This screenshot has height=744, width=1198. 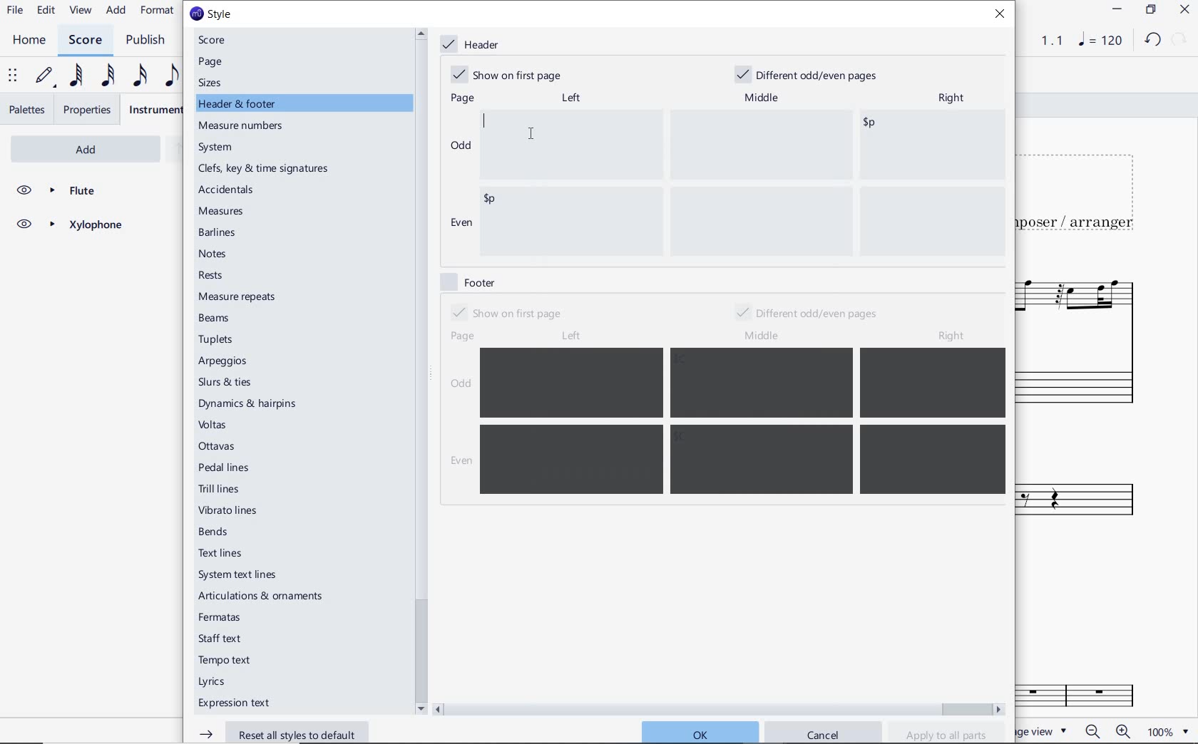 What do you see at coordinates (808, 314) in the screenshot?
I see `different odd/even` at bounding box center [808, 314].